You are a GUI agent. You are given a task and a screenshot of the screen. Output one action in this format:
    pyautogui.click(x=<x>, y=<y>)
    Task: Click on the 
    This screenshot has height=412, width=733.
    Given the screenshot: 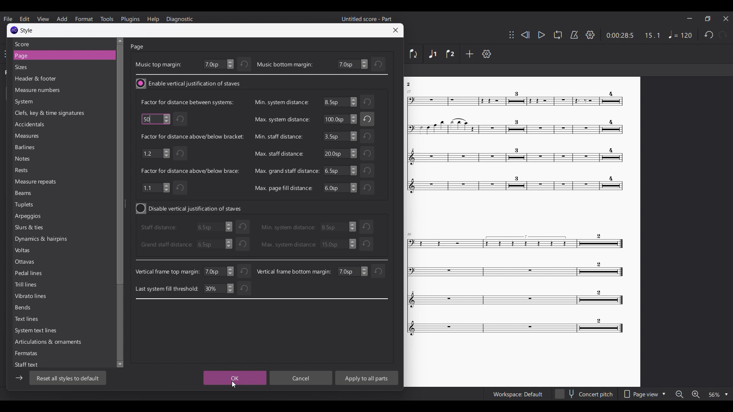 What is the action you would take?
    pyautogui.click(x=514, y=287)
    